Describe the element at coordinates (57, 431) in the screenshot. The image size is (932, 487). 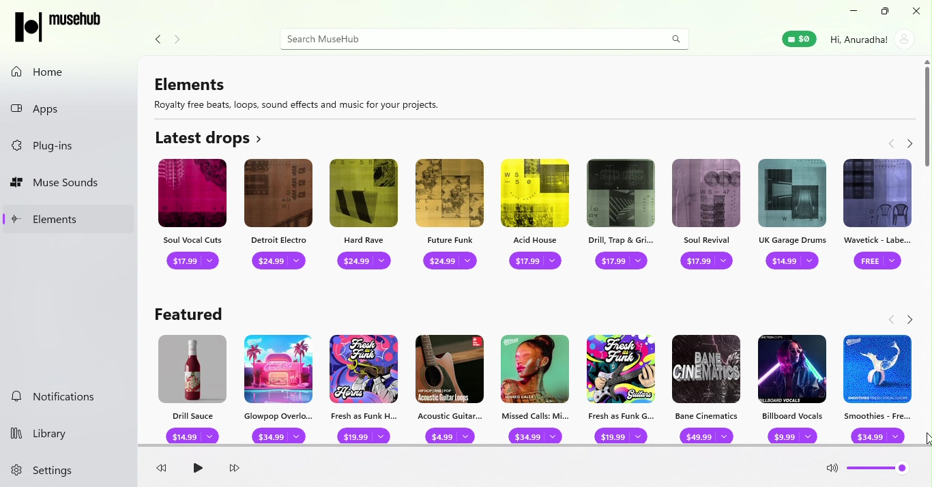
I see `Library` at that location.